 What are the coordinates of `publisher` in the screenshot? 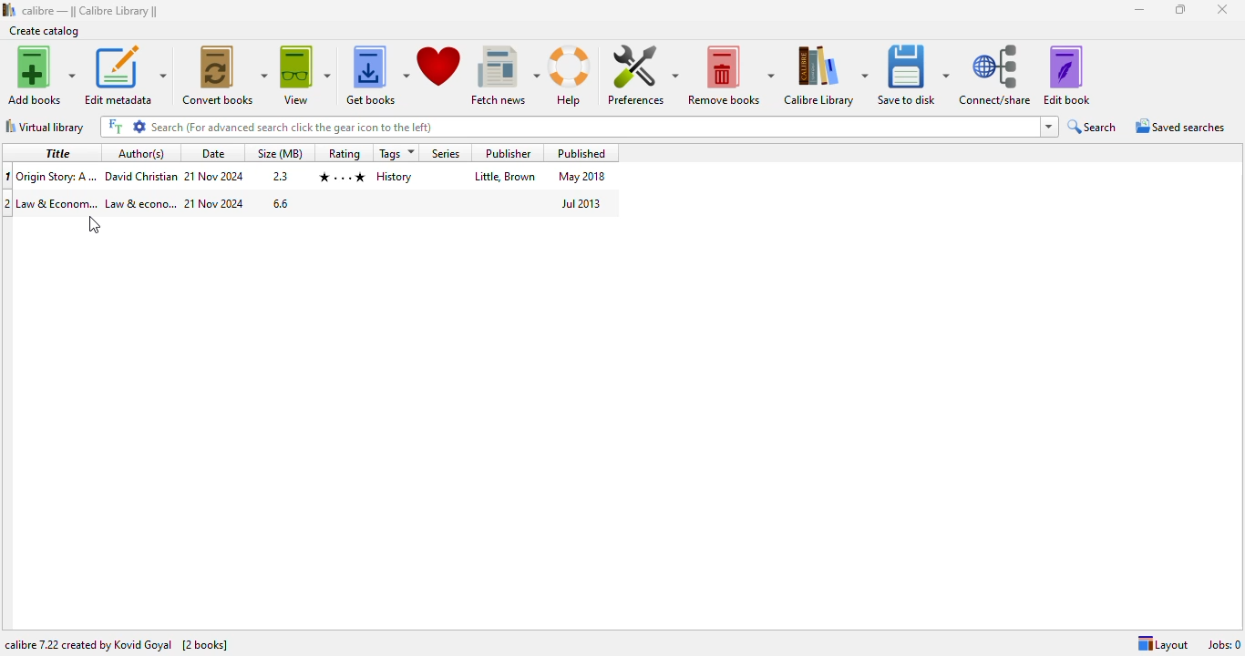 It's located at (505, 178).